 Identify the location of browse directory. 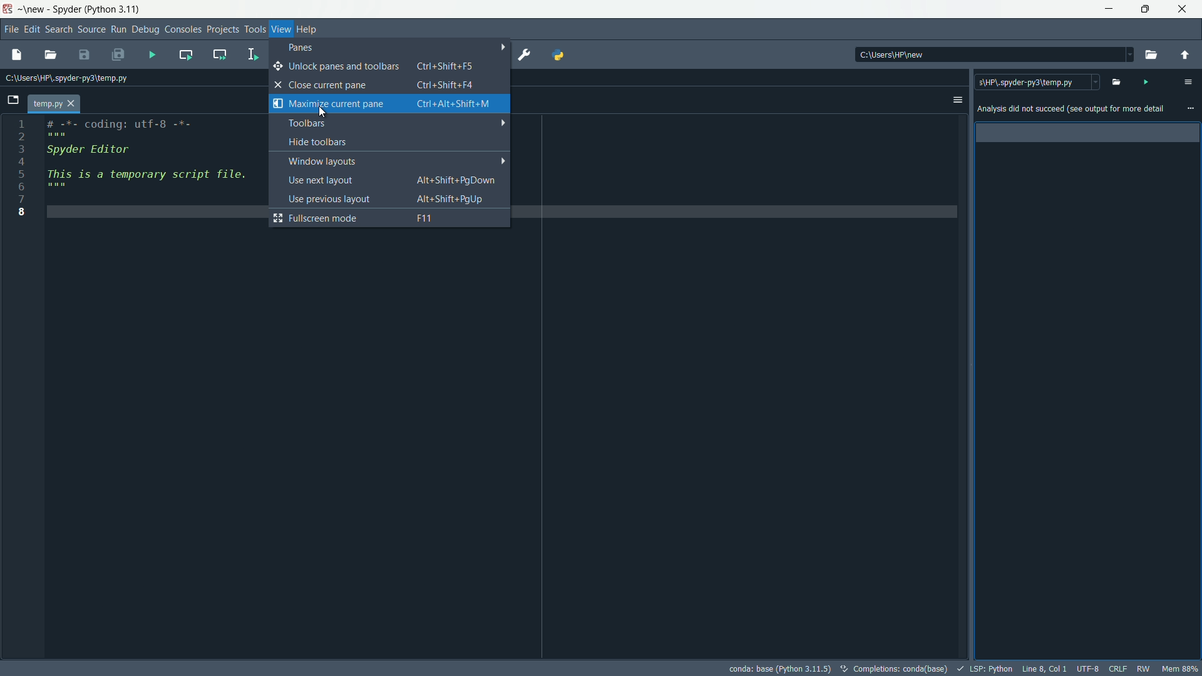
(1153, 55).